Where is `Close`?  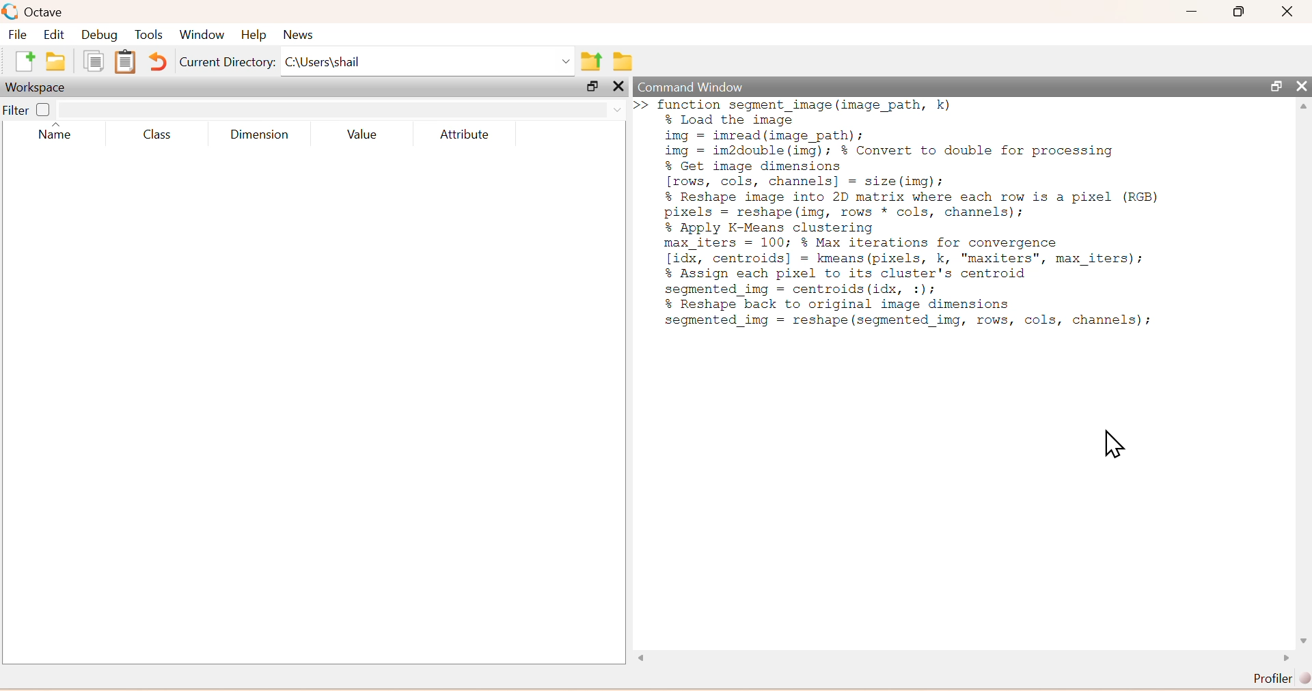
Close is located at coordinates (1287, 12).